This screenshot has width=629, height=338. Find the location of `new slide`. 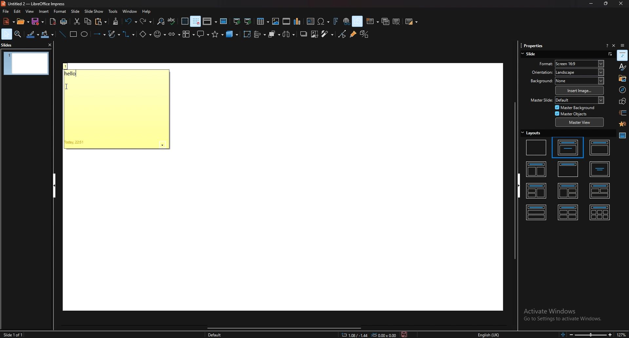

new slide is located at coordinates (373, 21).